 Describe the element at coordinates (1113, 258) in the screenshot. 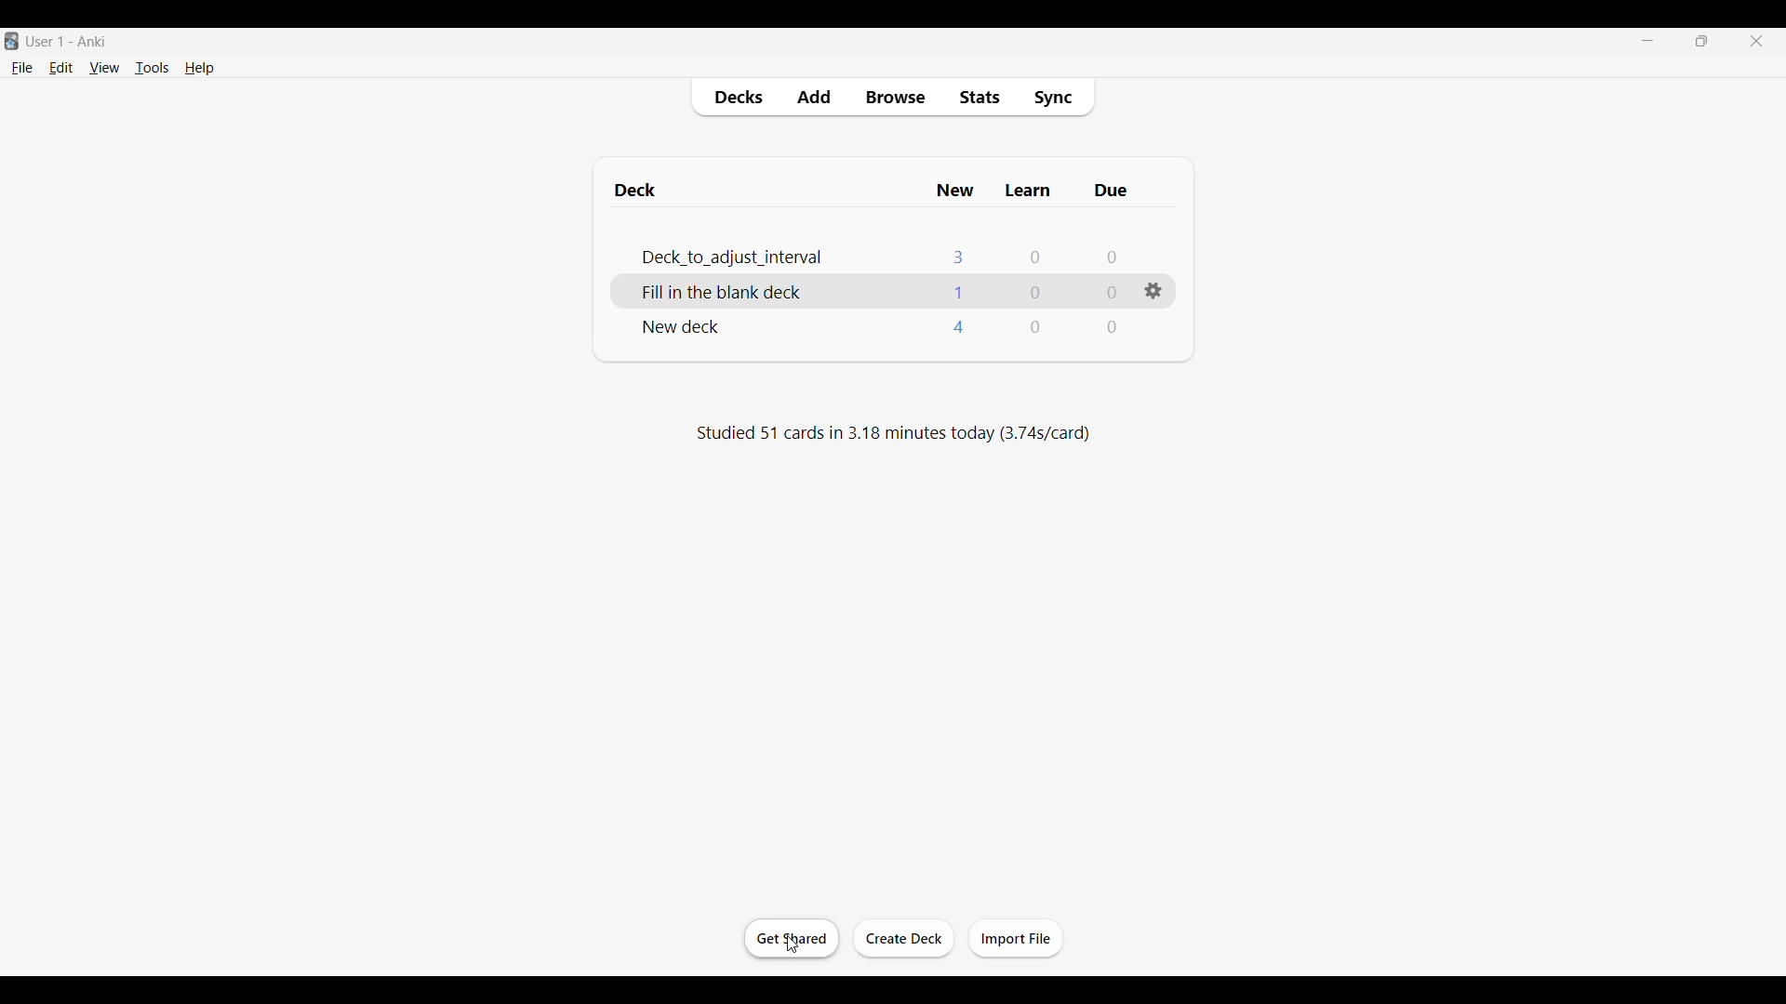

I see `0` at that location.